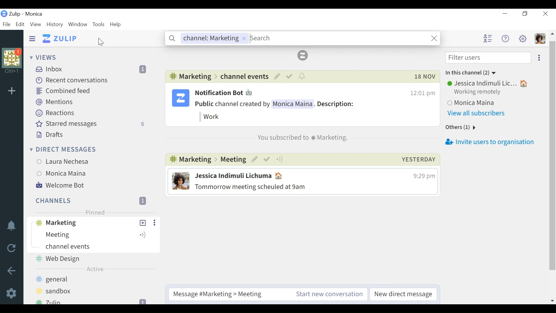 This screenshot has width=556, height=313. Describe the element at coordinates (144, 223) in the screenshot. I see `New topic` at that location.